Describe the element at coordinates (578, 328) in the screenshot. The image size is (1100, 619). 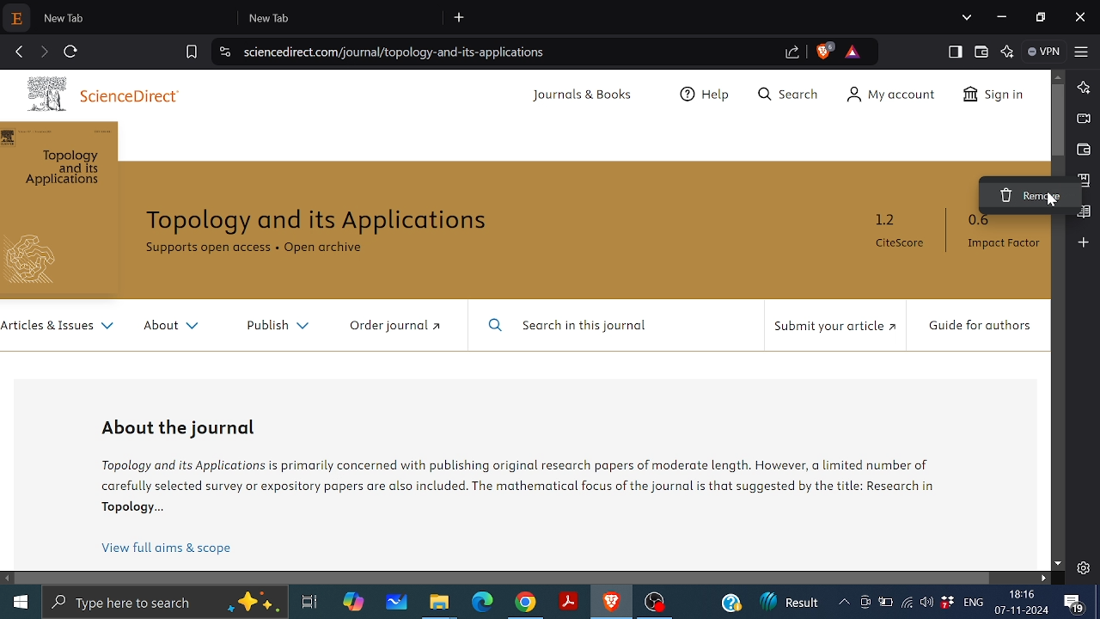
I see `Search in this journal` at that location.